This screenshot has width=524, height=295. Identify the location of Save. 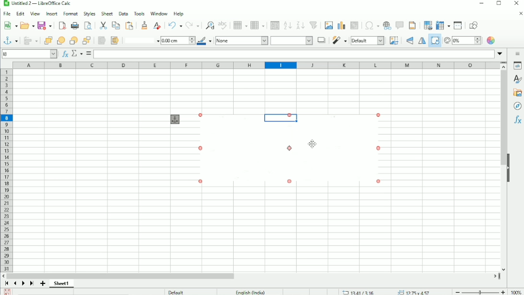
(7, 292).